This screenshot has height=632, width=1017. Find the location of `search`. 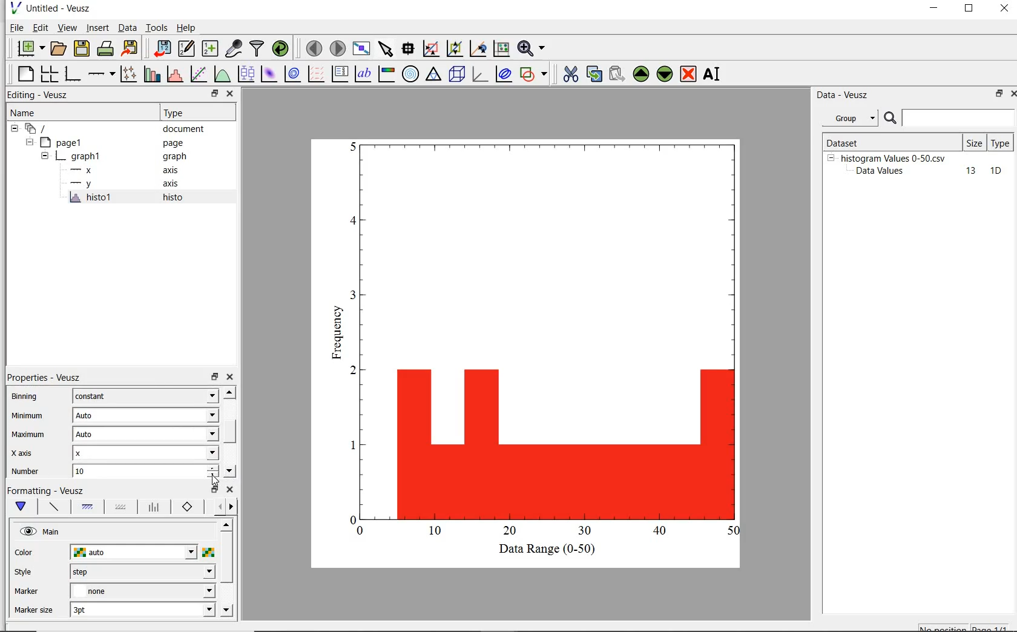

search is located at coordinates (891, 119).